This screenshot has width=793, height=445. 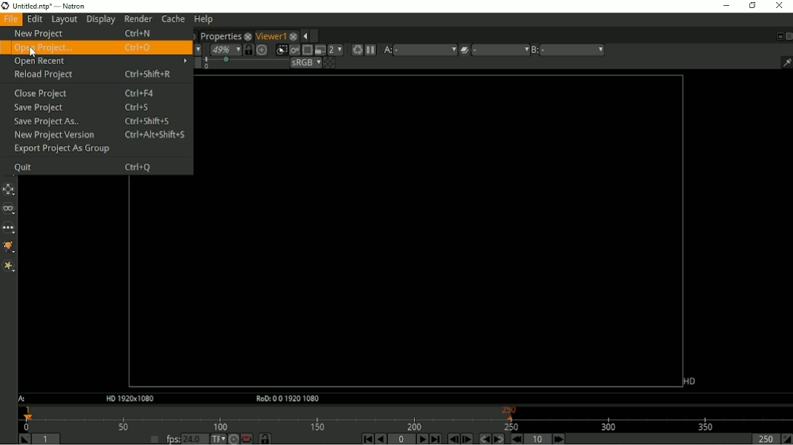 I want to click on Behaviour, so click(x=246, y=438).